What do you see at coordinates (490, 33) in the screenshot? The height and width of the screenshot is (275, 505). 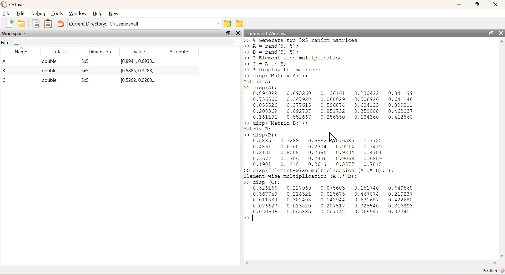 I see `Maximize/Restore` at bounding box center [490, 33].